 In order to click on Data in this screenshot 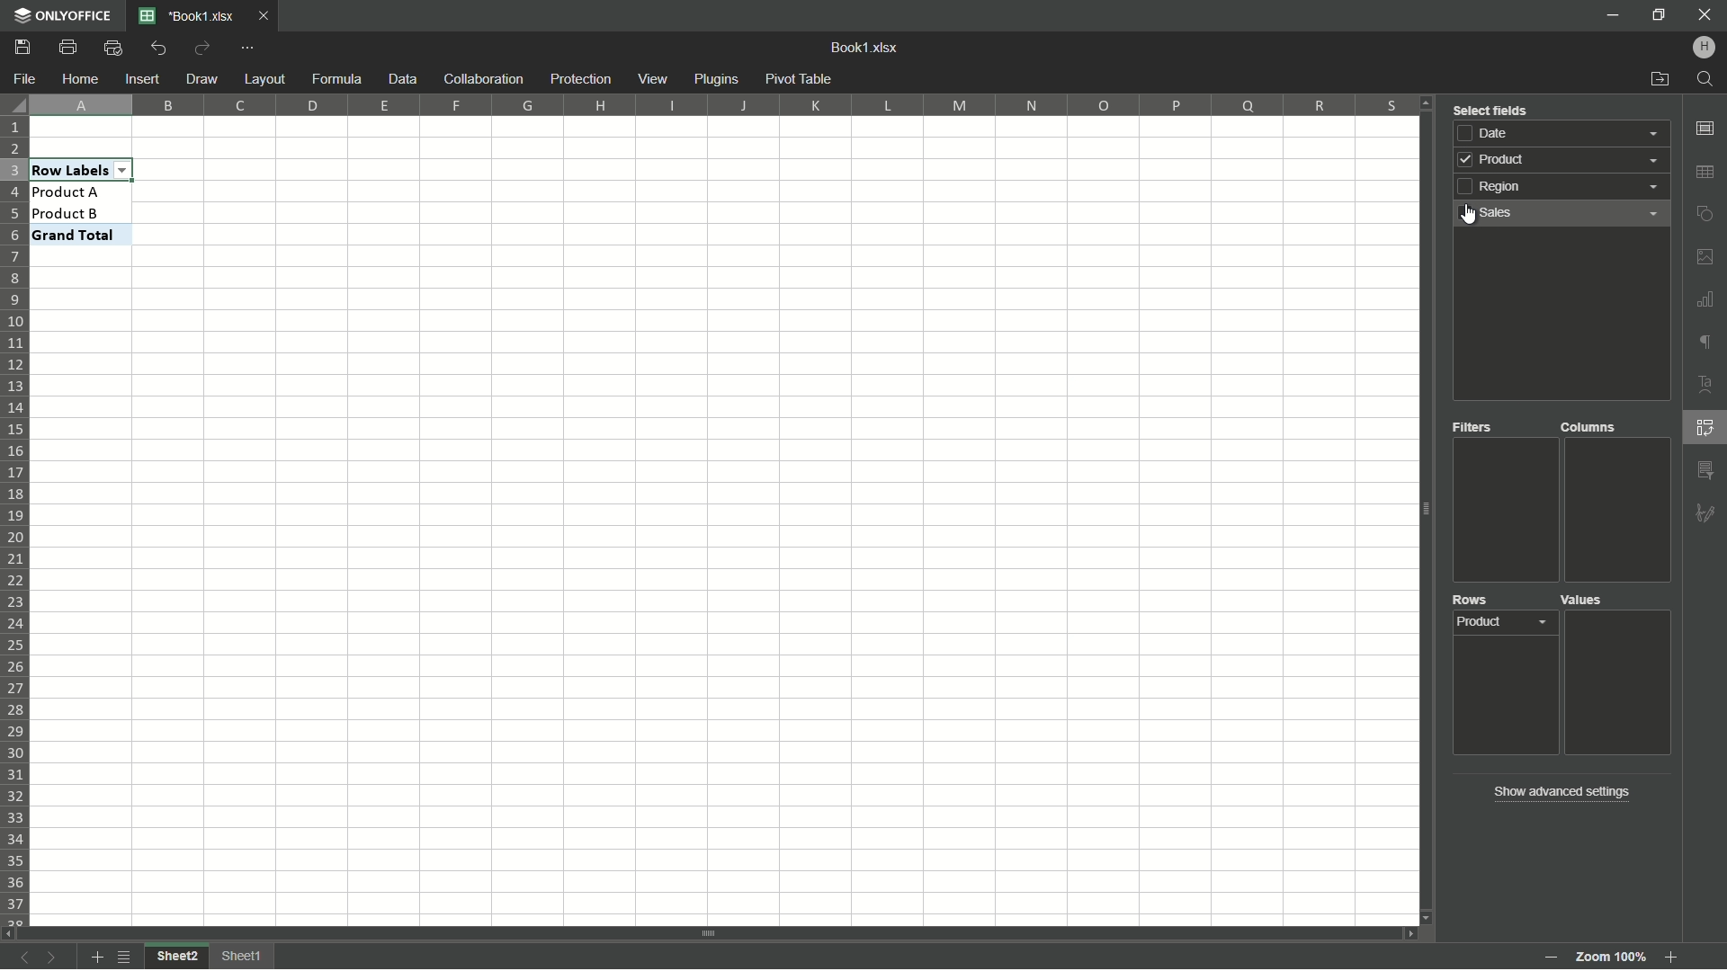, I will do `click(399, 78)`.